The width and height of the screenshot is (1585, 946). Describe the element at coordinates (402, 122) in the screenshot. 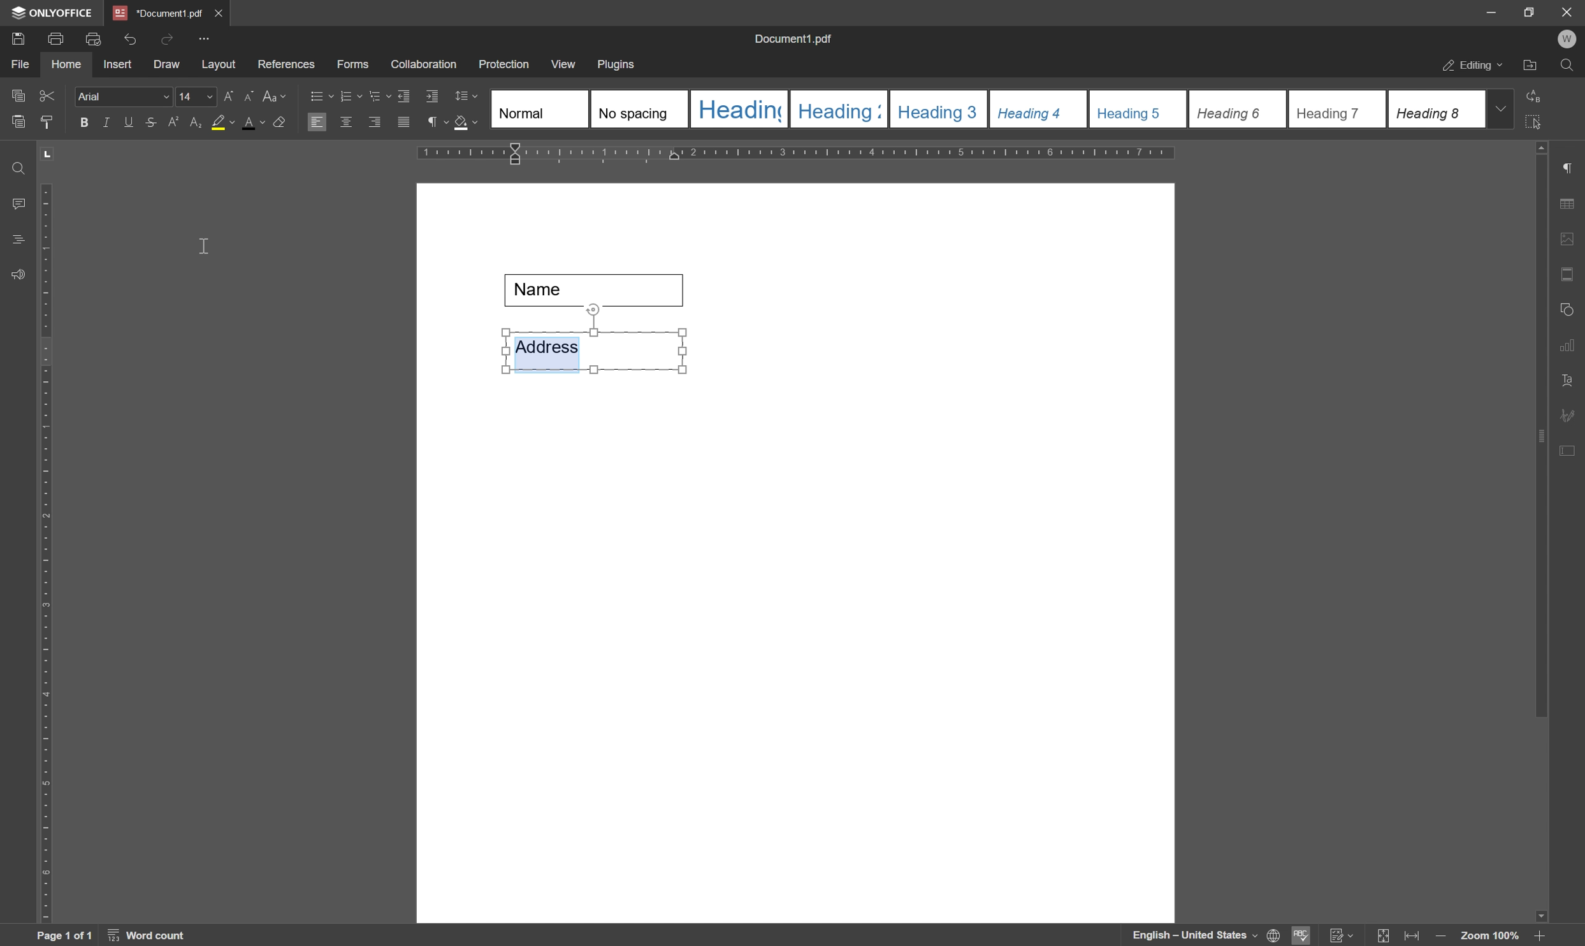

I see `justified` at that location.